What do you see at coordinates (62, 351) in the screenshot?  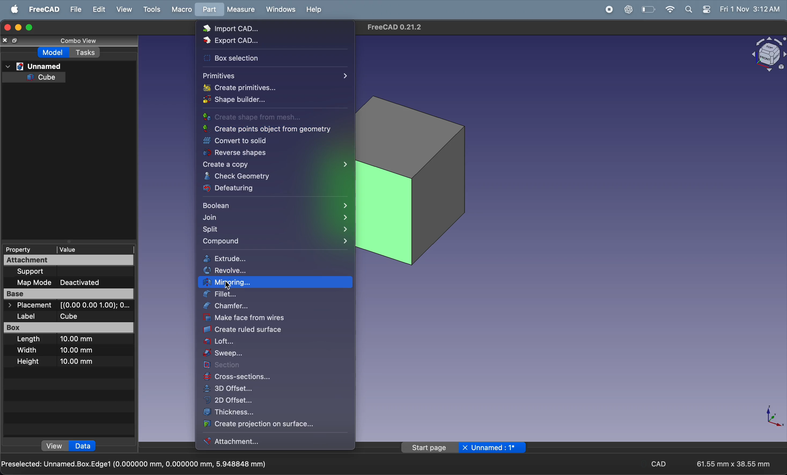 I see `Width      10.00 mm` at bounding box center [62, 351].